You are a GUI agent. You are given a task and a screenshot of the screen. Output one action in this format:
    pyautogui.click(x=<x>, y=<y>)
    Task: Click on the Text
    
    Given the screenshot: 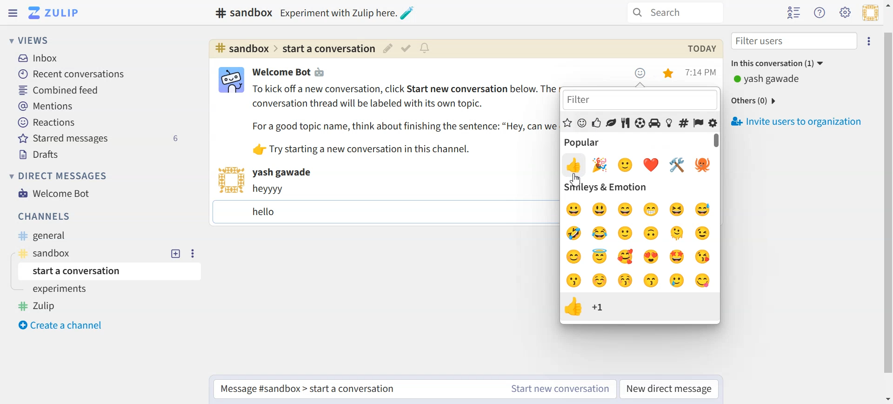 What is the action you would take?
    pyautogui.click(x=350, y=214)
    